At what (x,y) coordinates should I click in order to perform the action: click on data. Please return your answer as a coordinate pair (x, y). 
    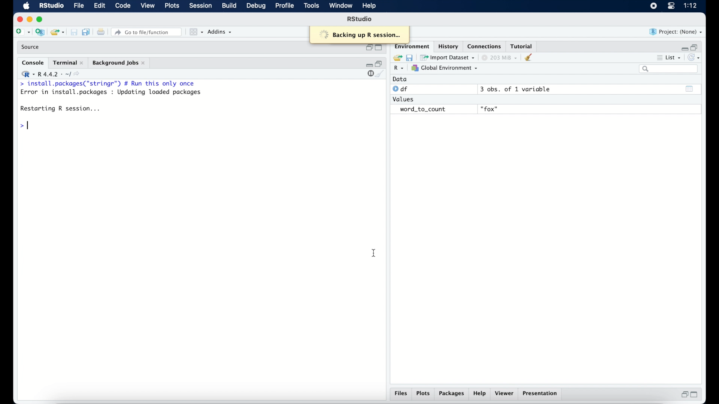
    Looking at the image, I should click on (400, 79).